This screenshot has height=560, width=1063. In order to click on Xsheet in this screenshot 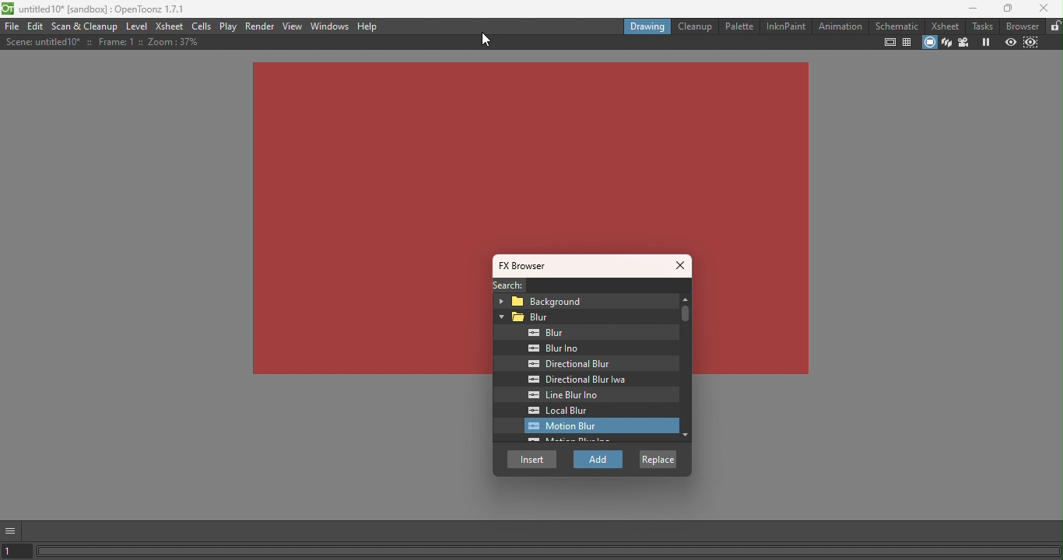, I will do `click(942, 25)`.